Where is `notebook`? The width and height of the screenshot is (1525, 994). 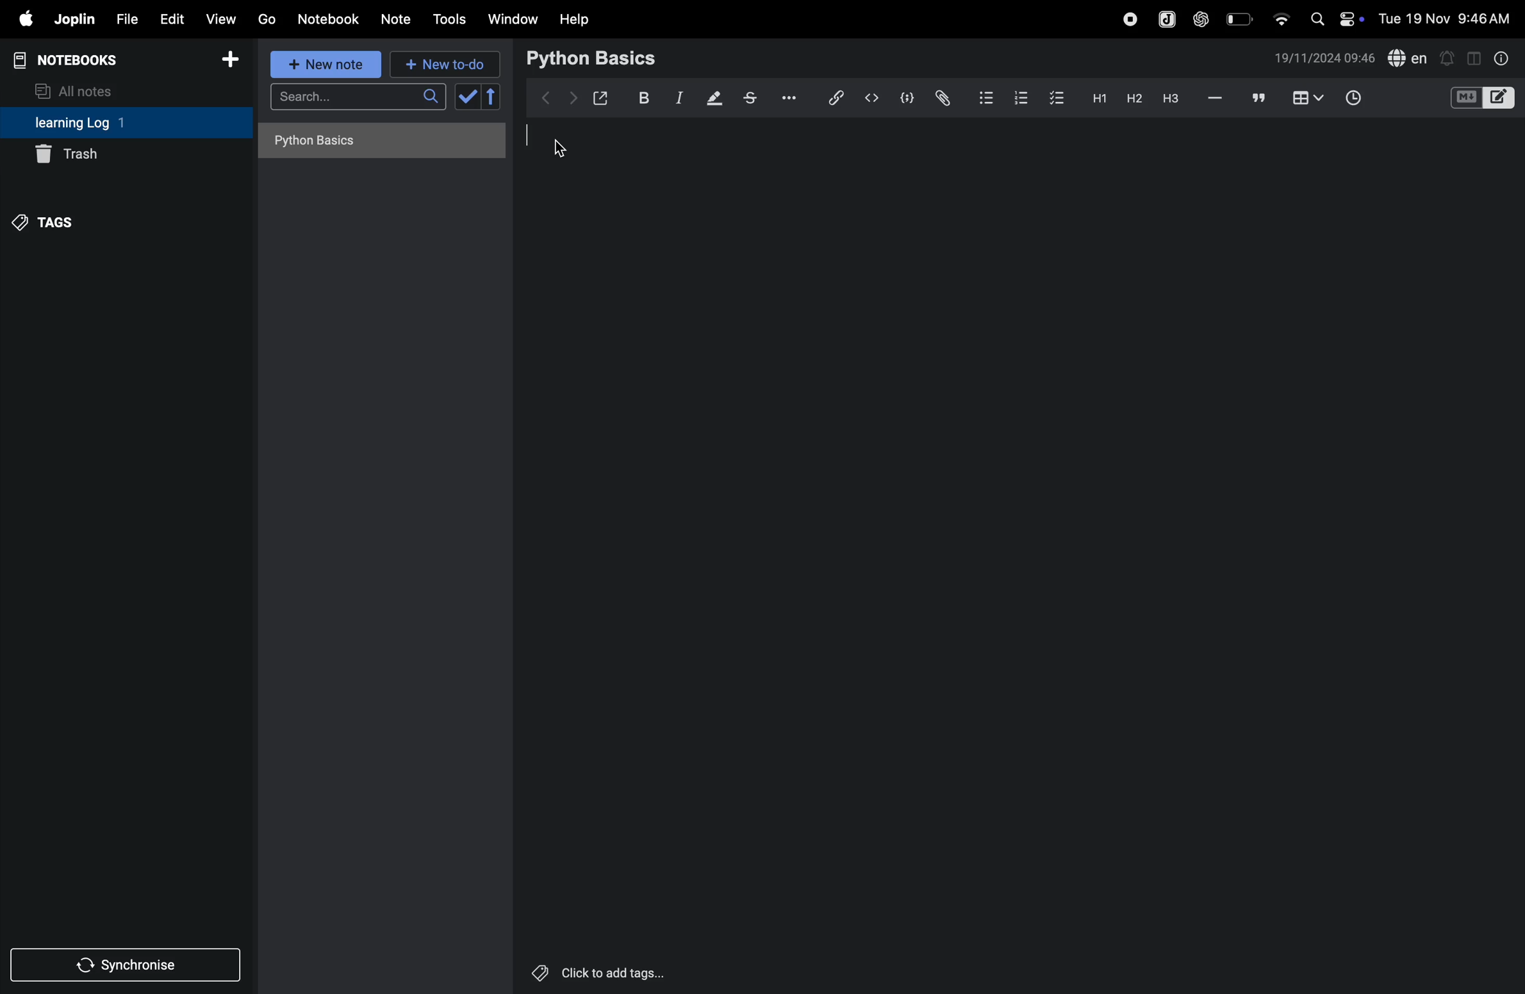 notebook is located at coordinates (330, 18).